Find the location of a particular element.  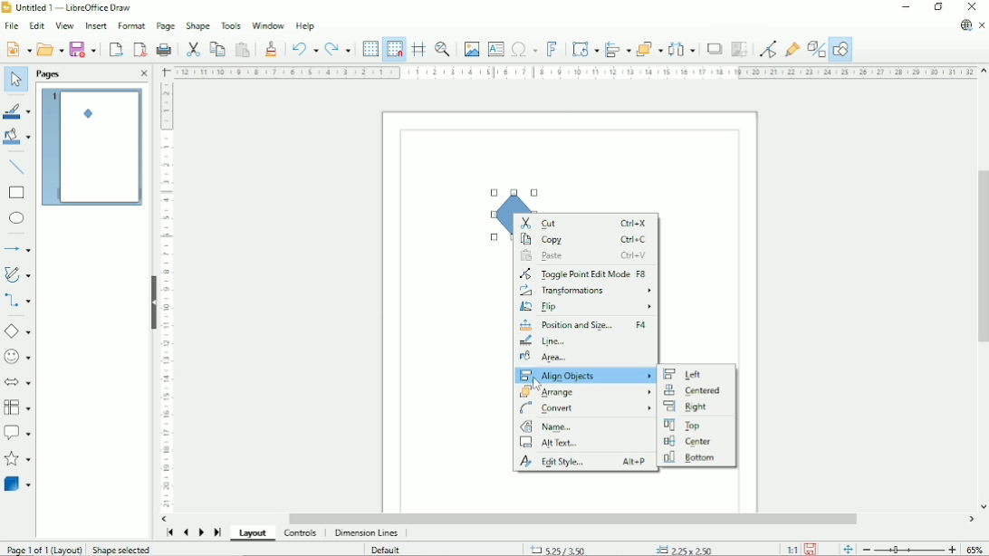

Vertical scrollbar is located at coordinates (981, 257).